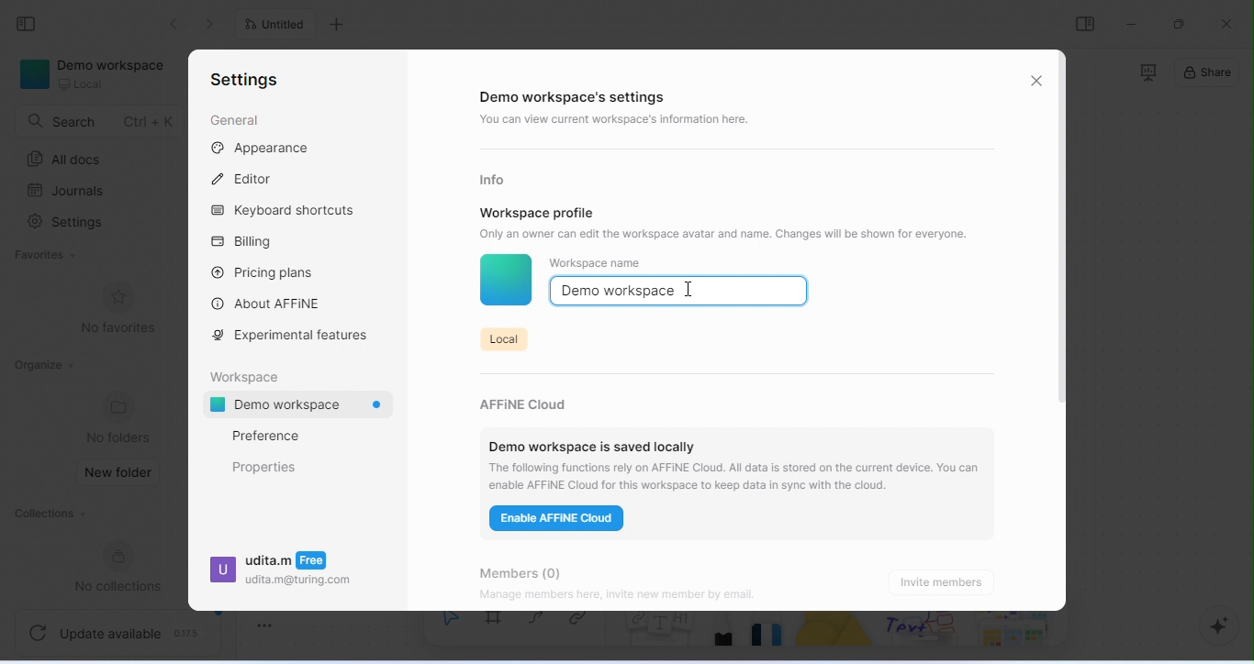 The image size is (1254, 664). I want to click on presentation, so click(1147, 72).